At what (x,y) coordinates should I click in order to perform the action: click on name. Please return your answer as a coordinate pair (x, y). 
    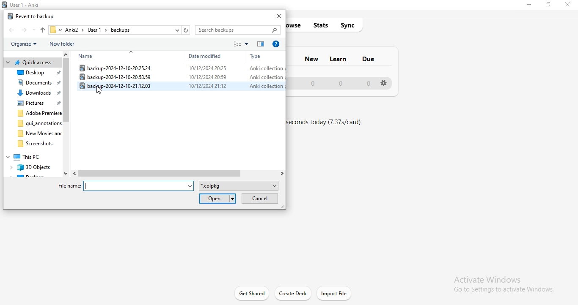
    Looking at the image, I should click on (88, 57).